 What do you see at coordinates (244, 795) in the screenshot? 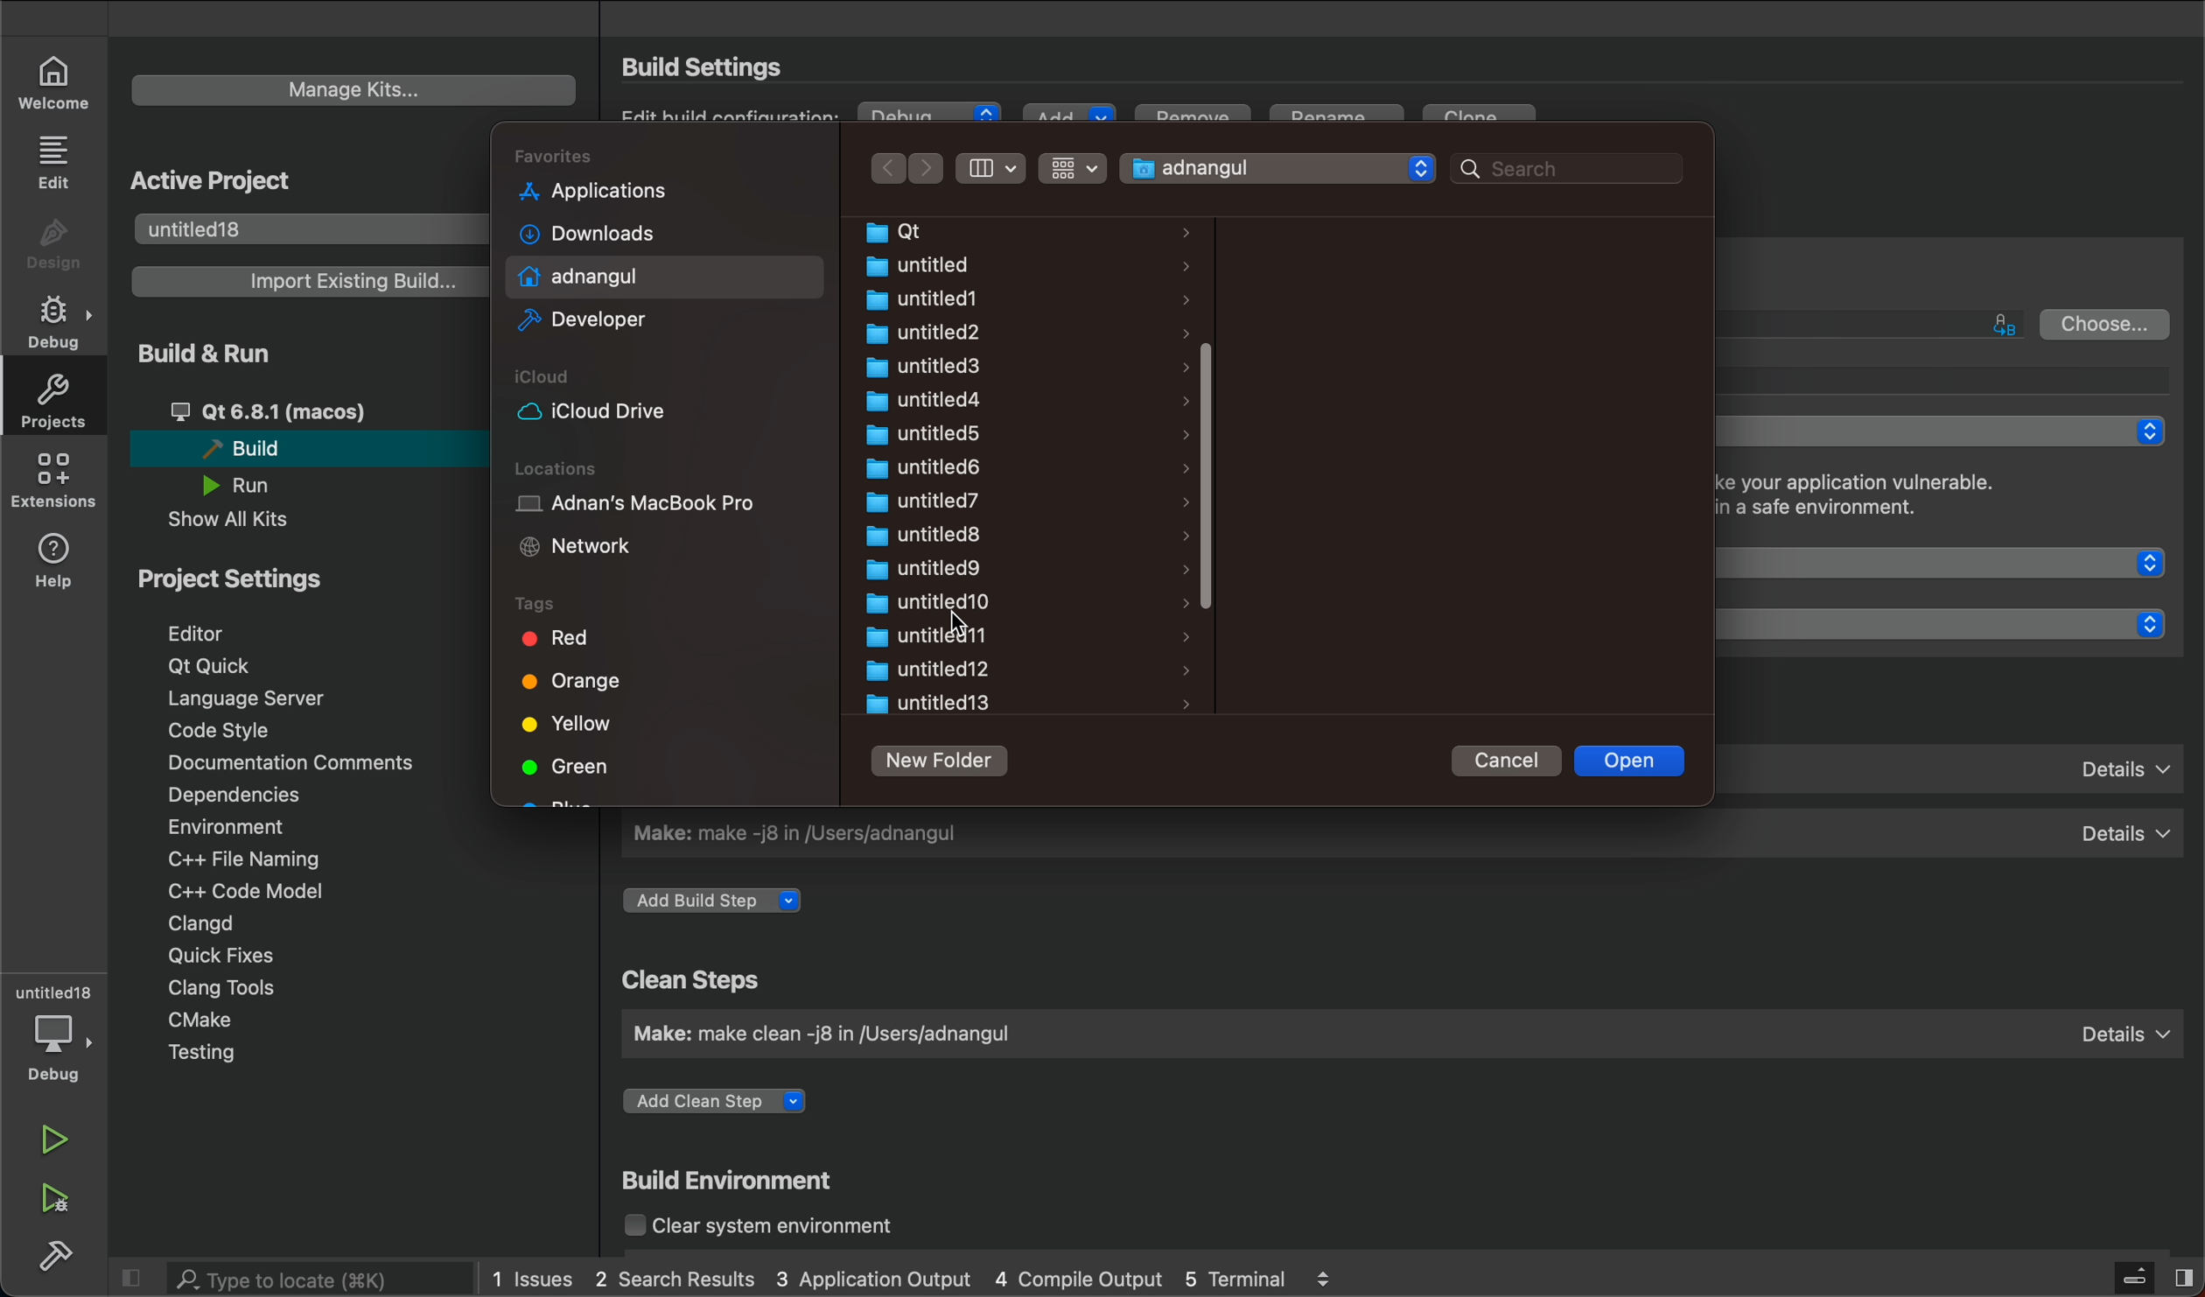
I see `dependencies` at bounding box center [244, 795].